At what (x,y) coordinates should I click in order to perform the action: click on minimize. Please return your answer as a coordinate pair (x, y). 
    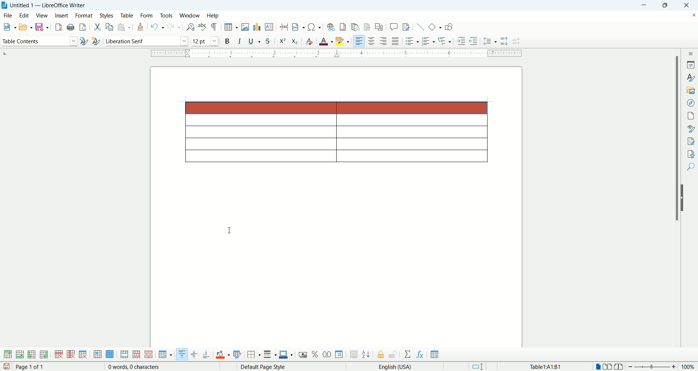
    Looking at the image, I should click on (646, 5).